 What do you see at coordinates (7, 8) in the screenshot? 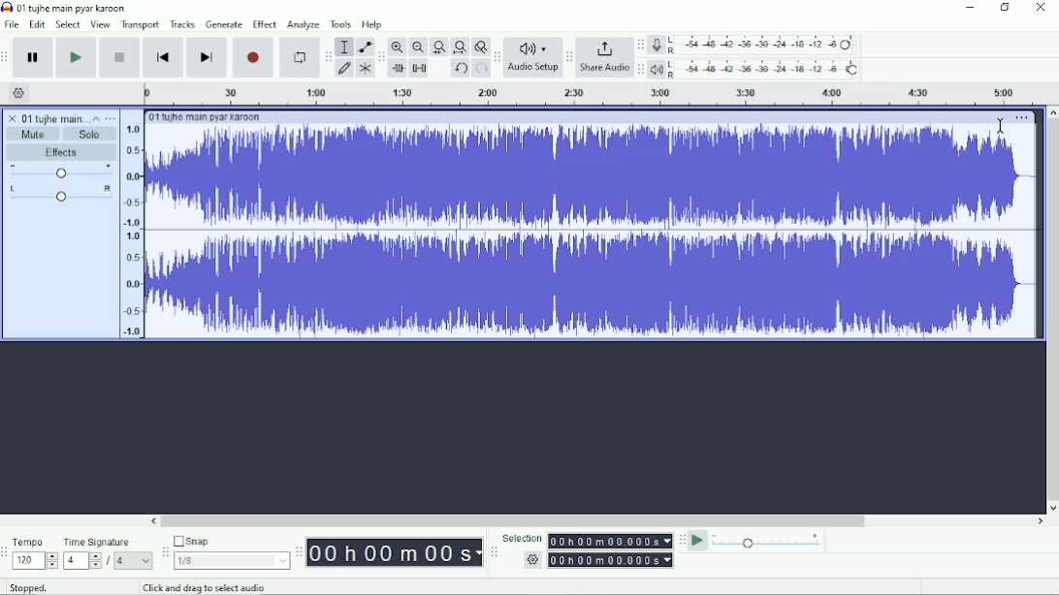
I see `Audacity logo` at bounding box center [7, 8].